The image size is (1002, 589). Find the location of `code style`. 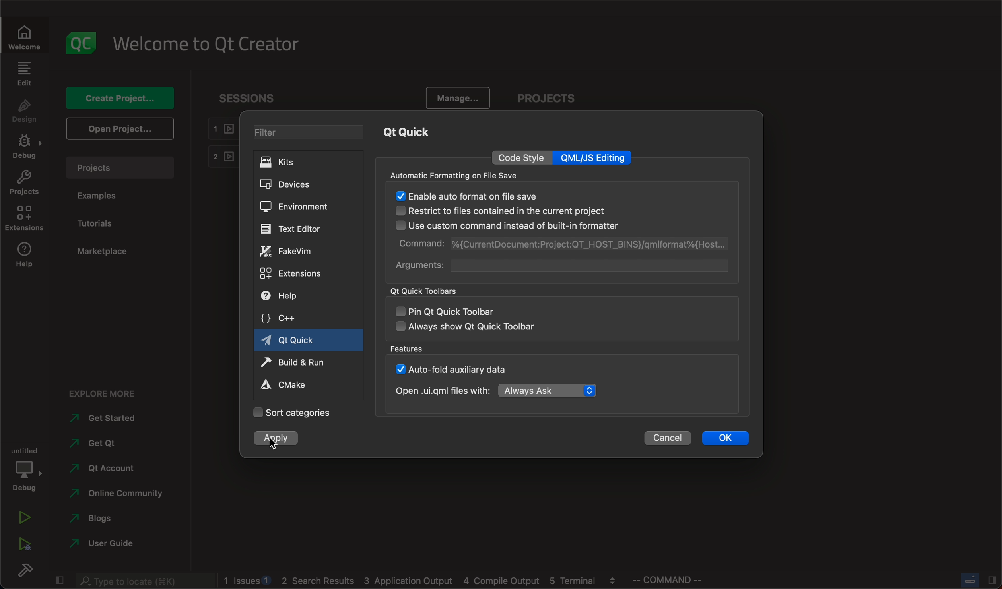

code style is located at coordinates (522, 158).